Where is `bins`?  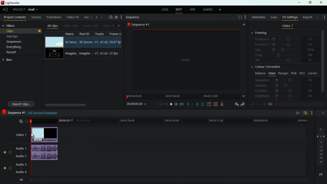 bins is located at coordinates (8, 61).